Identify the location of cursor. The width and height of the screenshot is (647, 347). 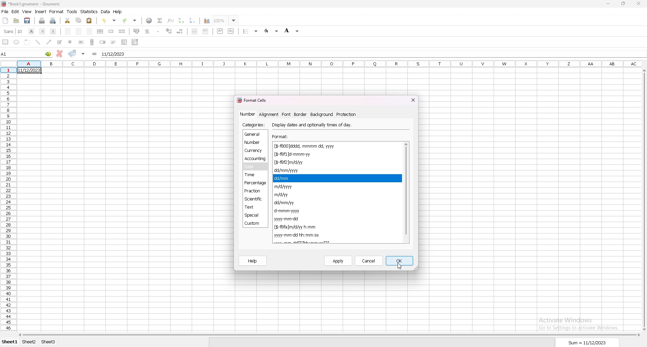
(399, 266).